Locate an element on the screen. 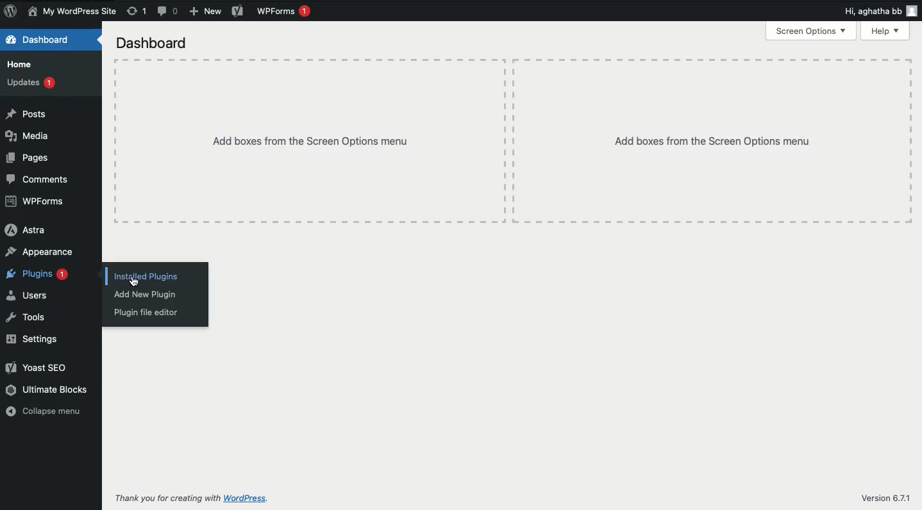 The image size is (922, 510). Dashboard is located at coordinates (152, 45).